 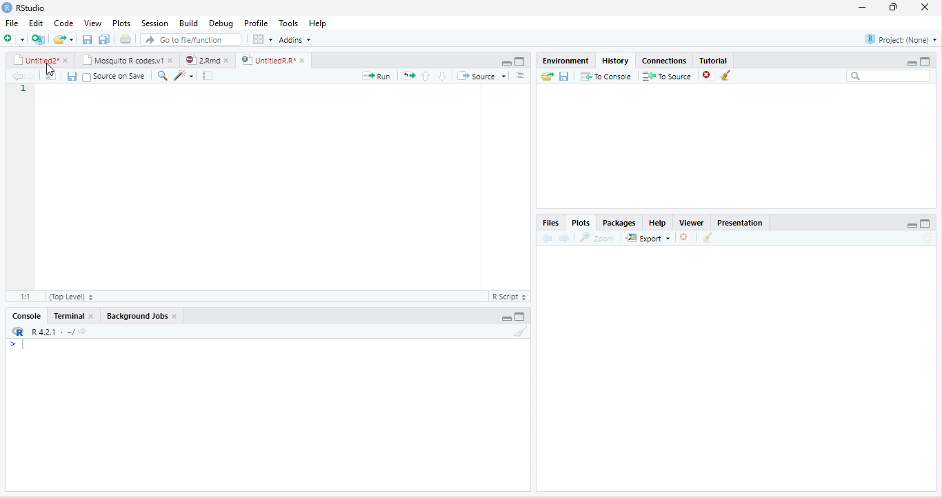 What do you see at coordinates (48, 76) in the screenshot?
I see `files` at bounding box center [48, 76].